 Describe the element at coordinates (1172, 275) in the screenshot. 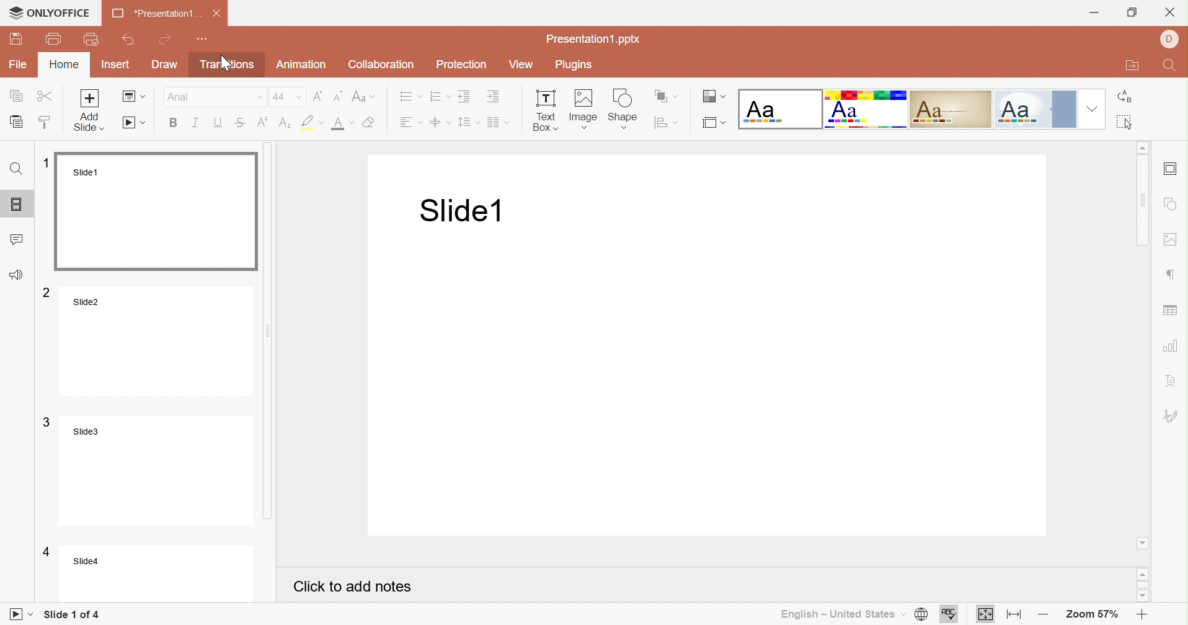

I see `Paragraph settings` at that location.